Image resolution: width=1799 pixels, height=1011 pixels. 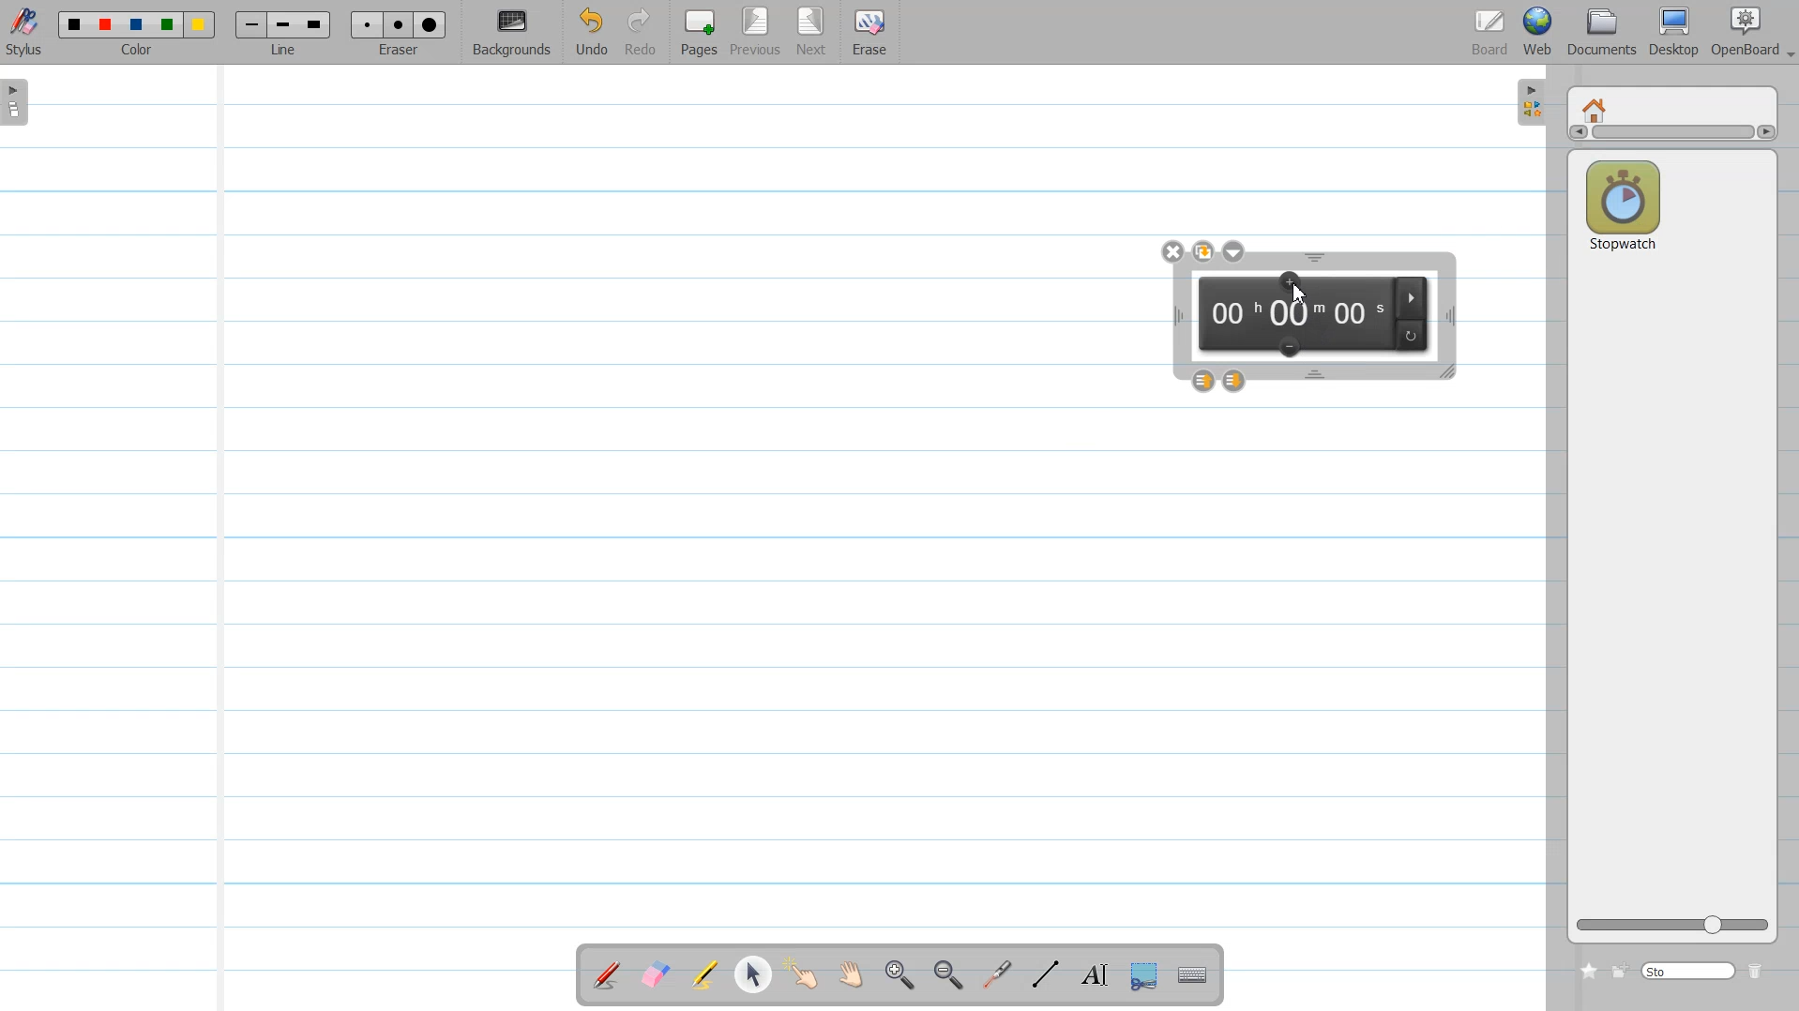 What do you see at coordinates (607, 974) in the screenshot?
I see `Annotate a Document ` at bounding box center [607, 974].